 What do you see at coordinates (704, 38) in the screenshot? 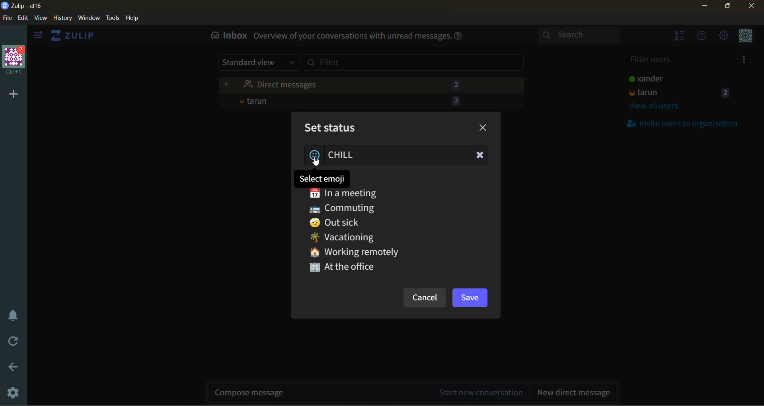
I see `help menu` at bounding box center [704, 38].